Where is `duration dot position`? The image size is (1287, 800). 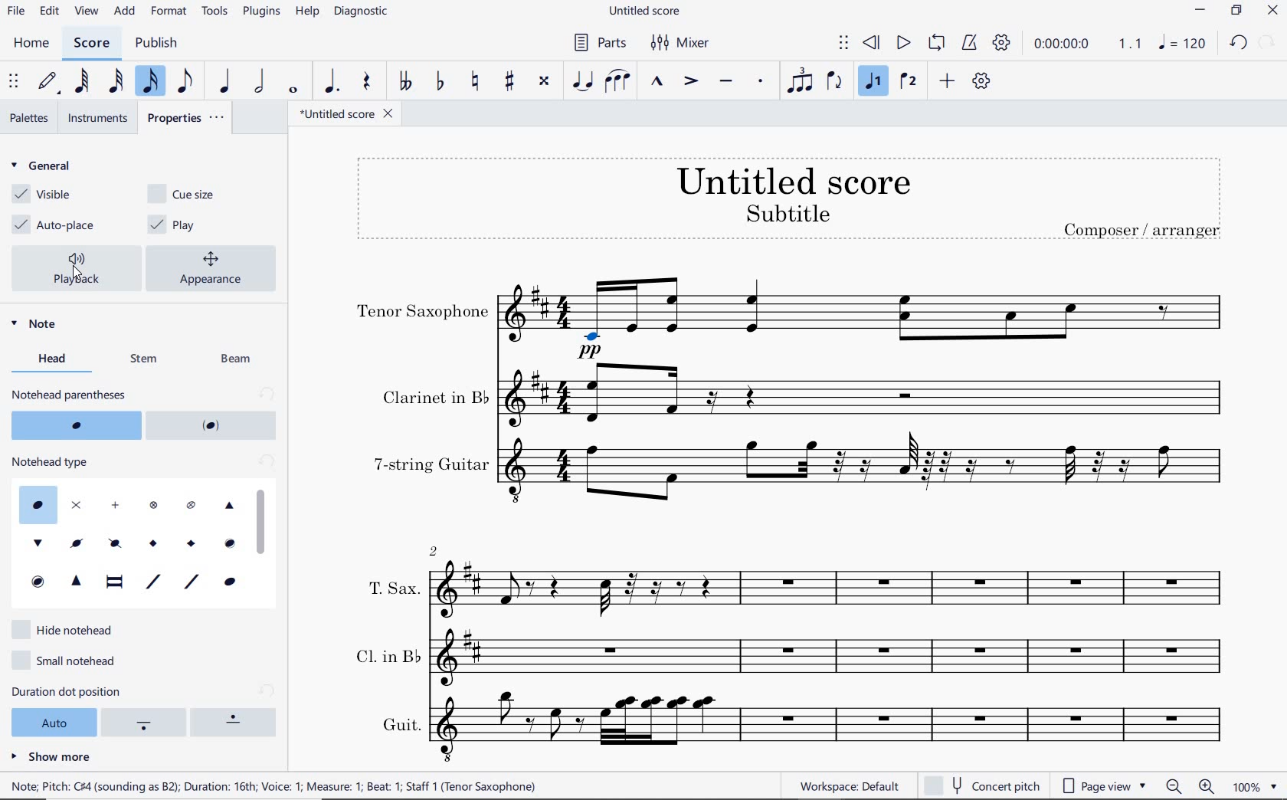 duration dot position is located at coordinates (86, 691).